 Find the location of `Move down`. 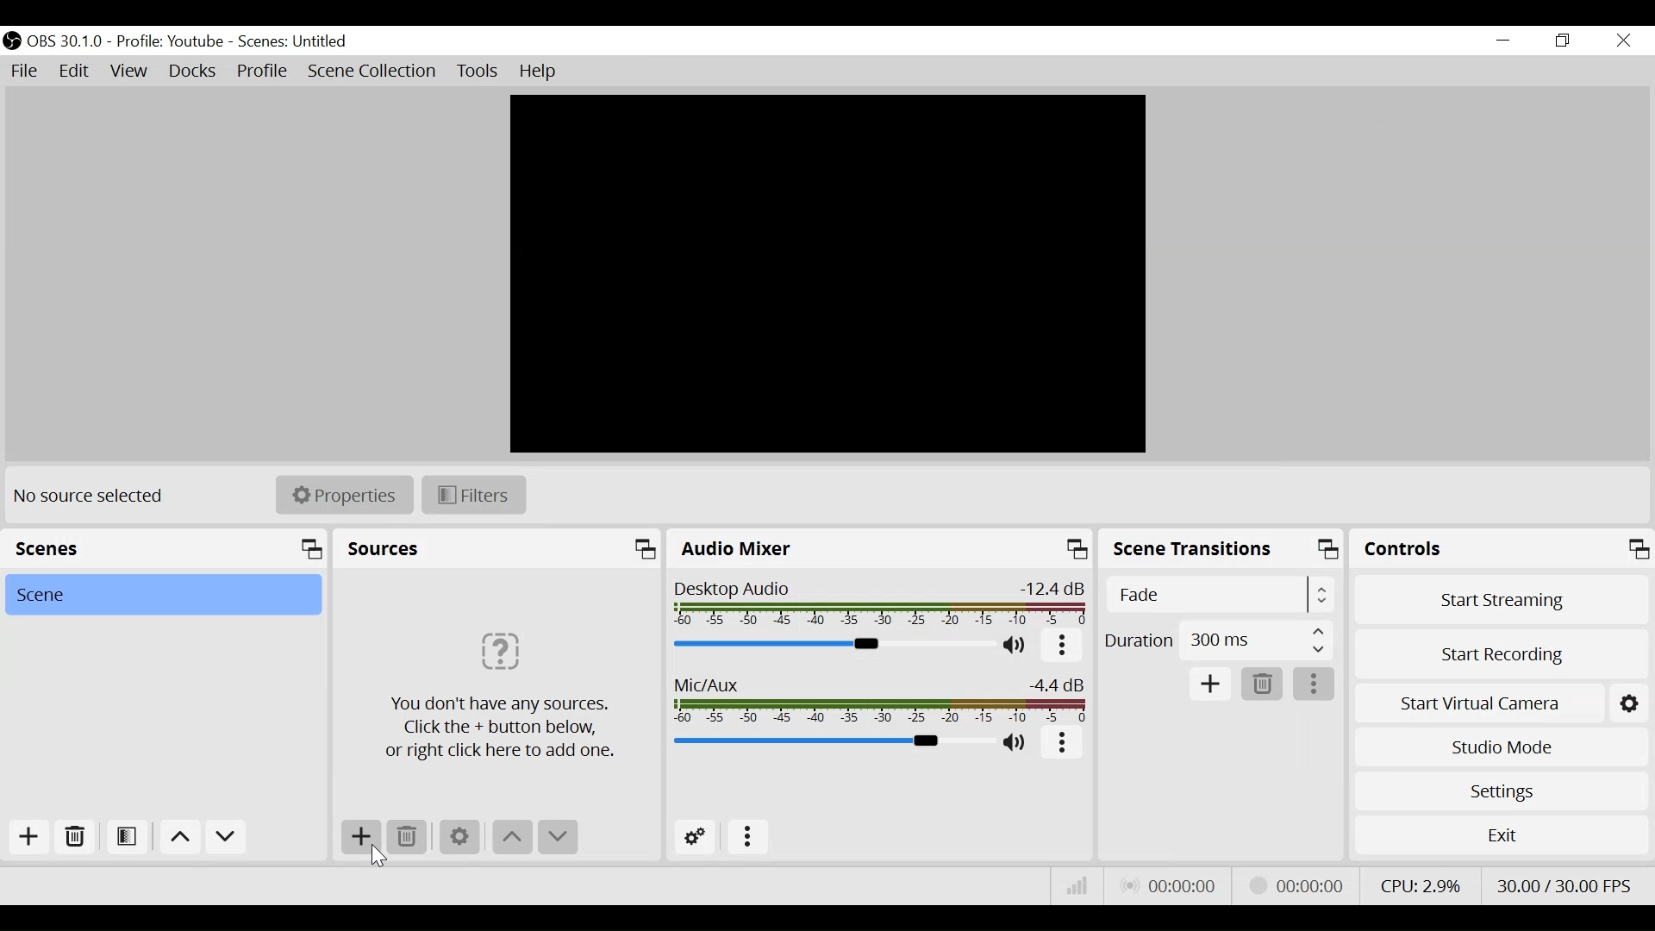

Move down is located at coordinates (558, 838).